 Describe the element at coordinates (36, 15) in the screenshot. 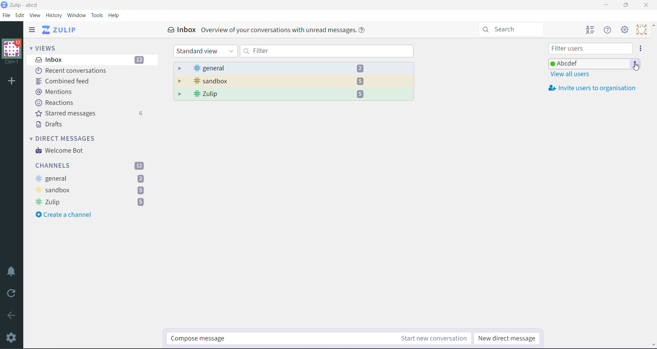

I see `View` at that location.